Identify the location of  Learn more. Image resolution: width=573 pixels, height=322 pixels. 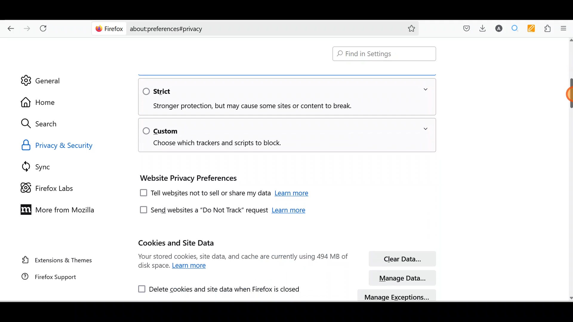
(191, 266).